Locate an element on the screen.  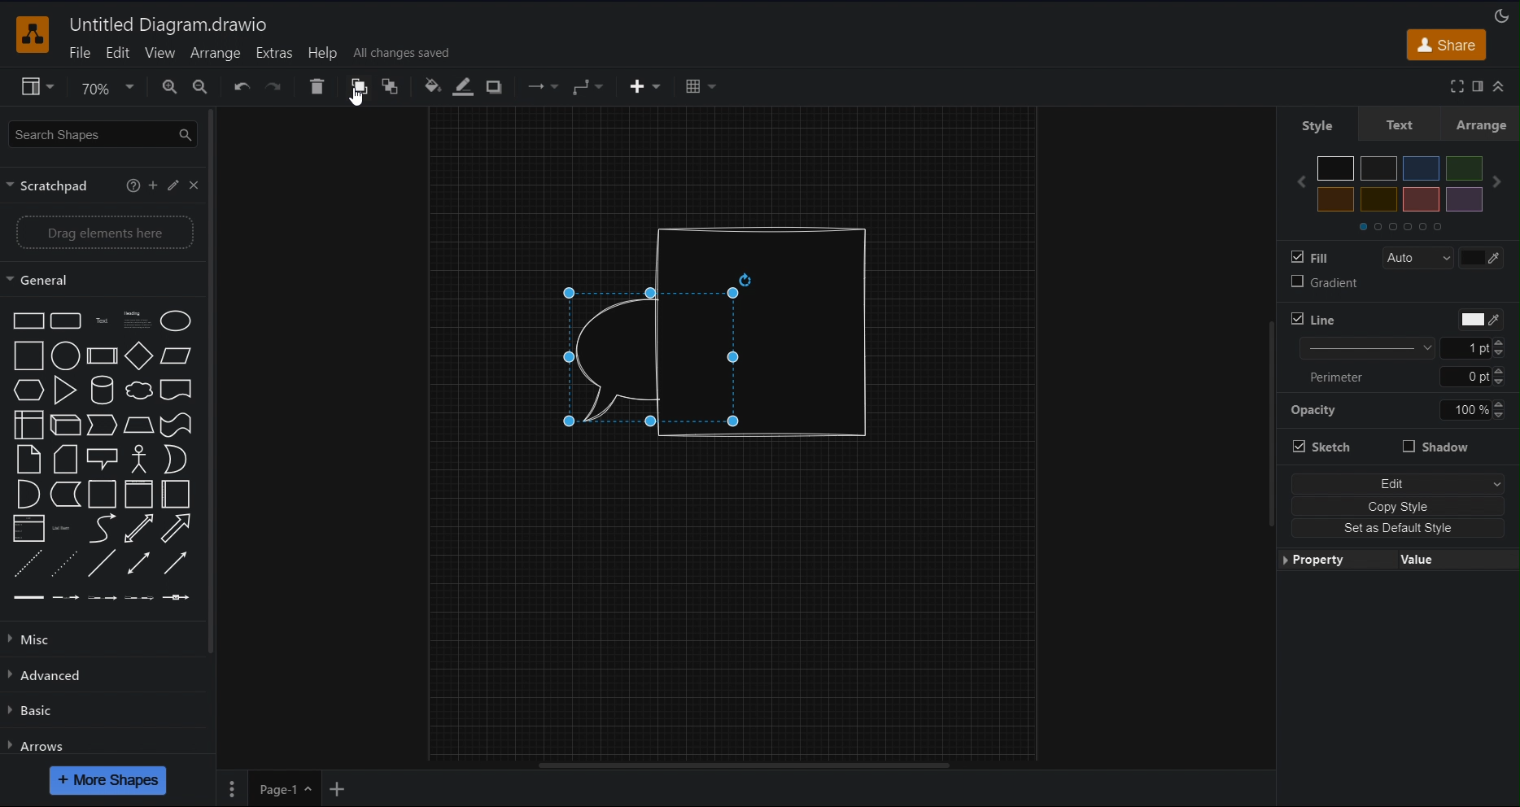
Connector with 3 labels is located at coordinates (139, 597).